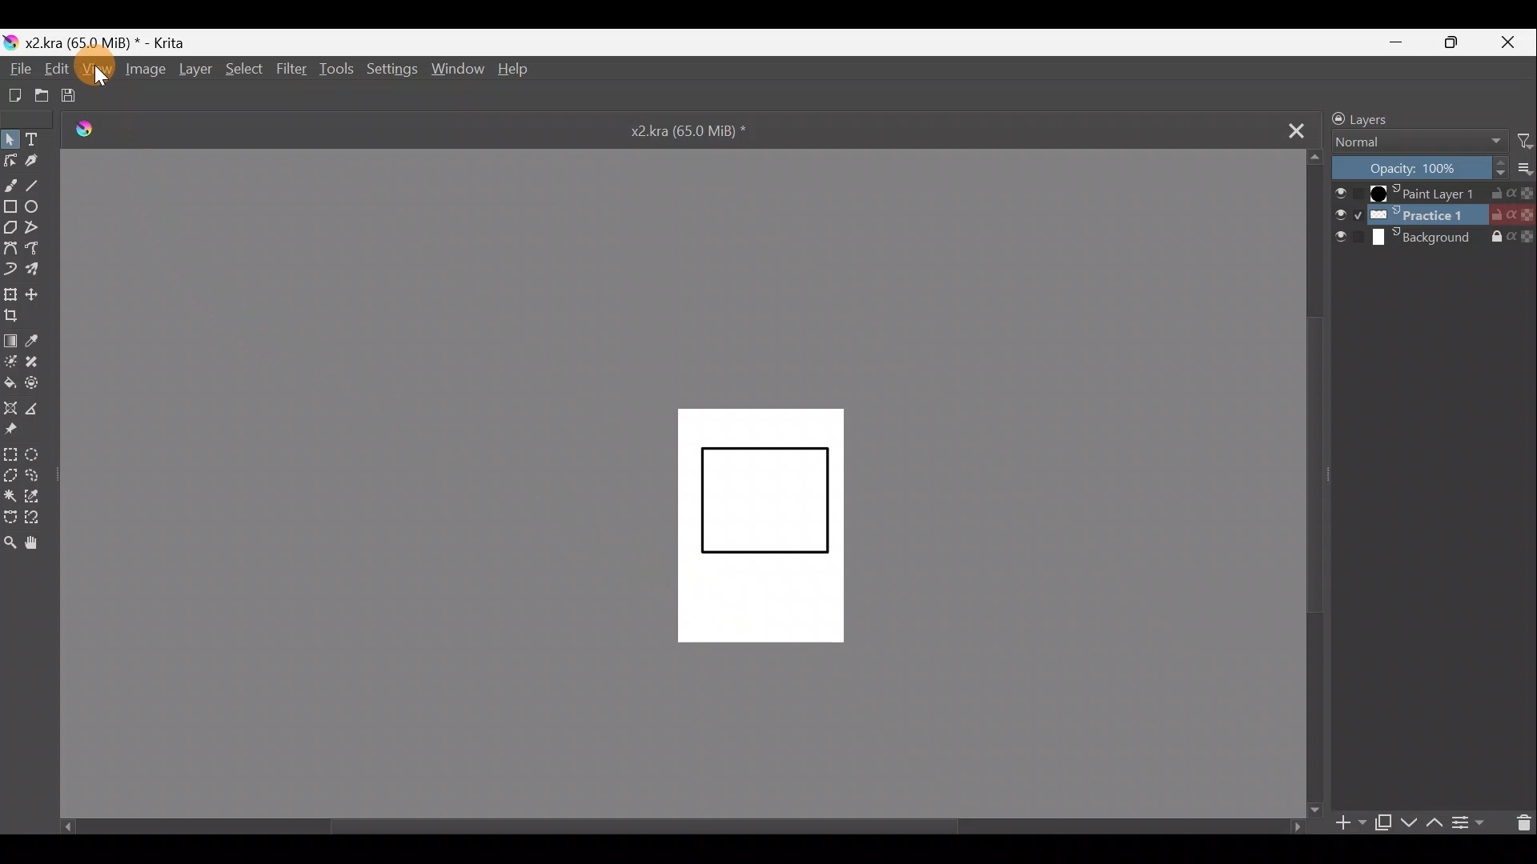 This screenshot has height=864, width=1537. Describe the element at coordinates (1435, 825) in the screenshot. I see `Move layer/mask up` at that location.